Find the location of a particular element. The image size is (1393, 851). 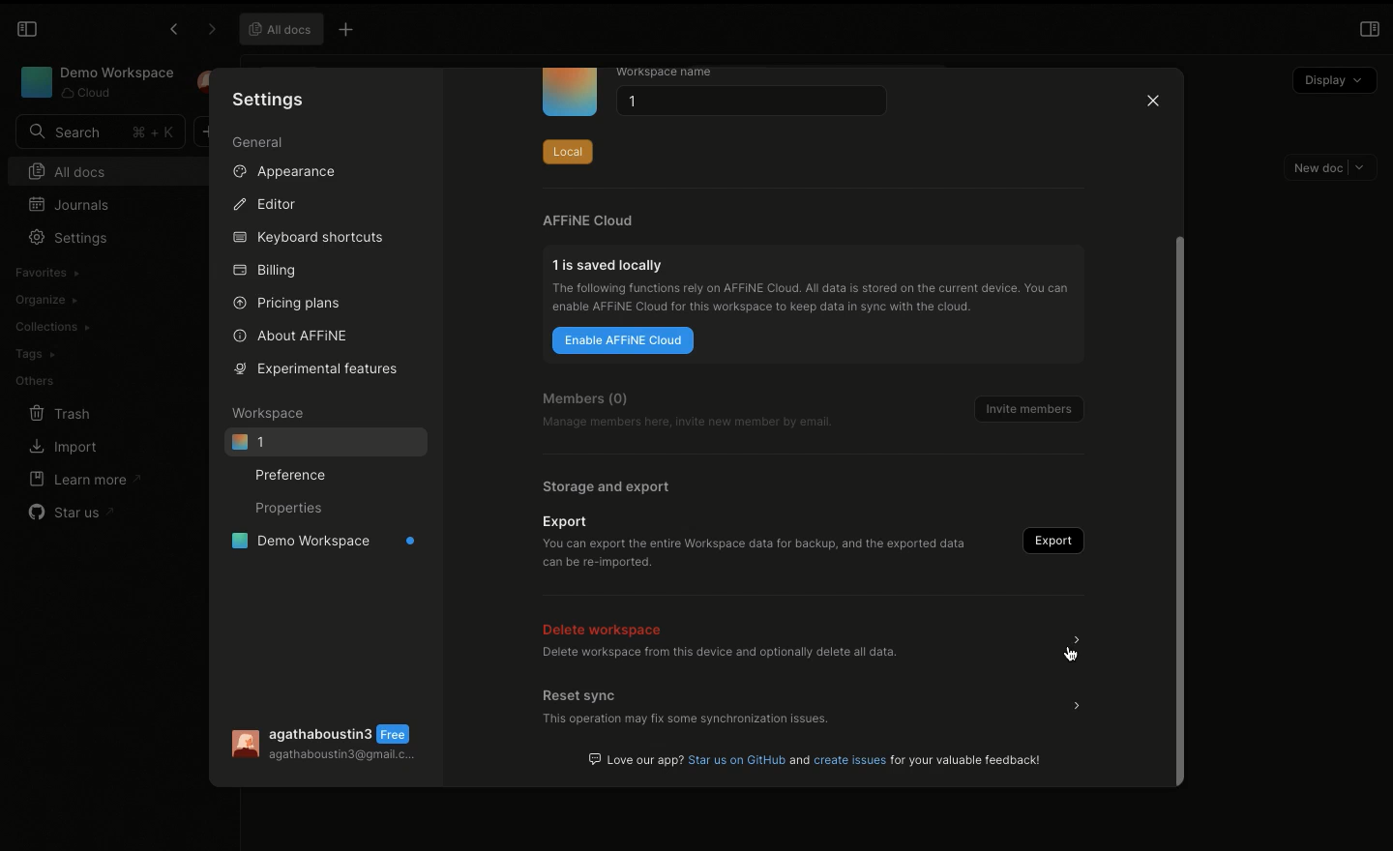

All docs is located at coordinates (282, 29).